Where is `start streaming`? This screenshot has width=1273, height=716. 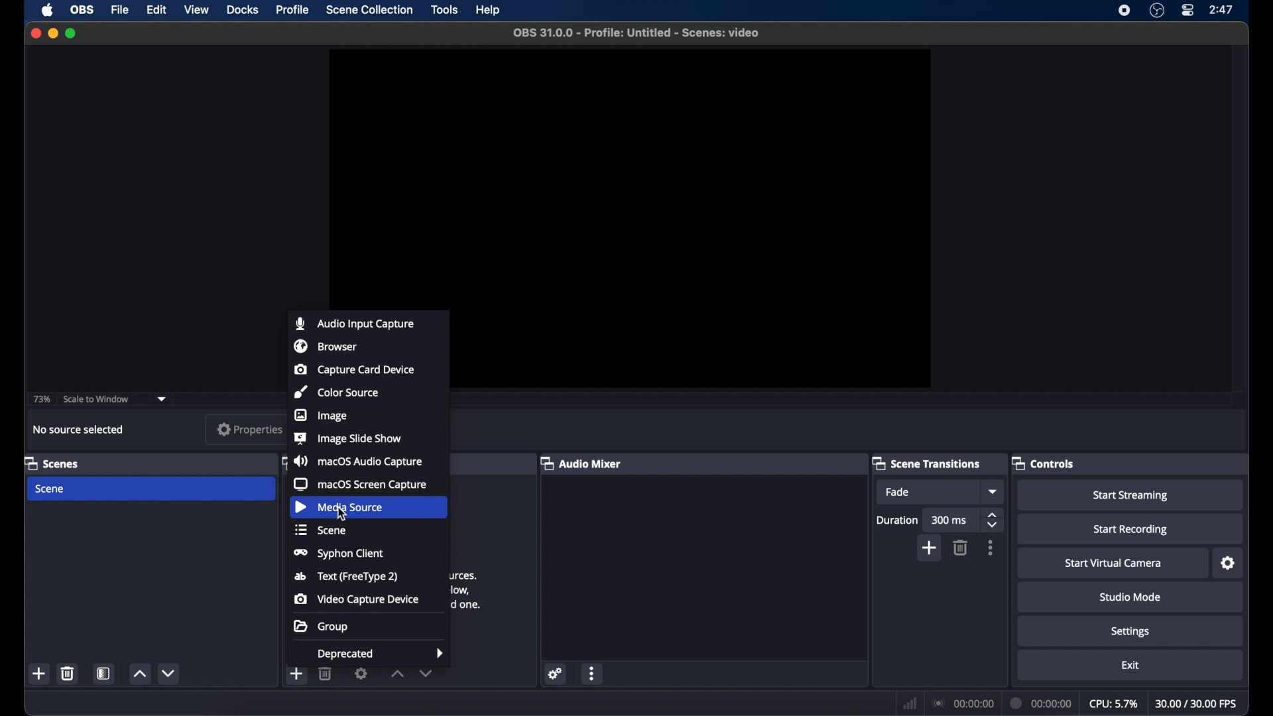 start streaming is located at coordinates (1130, 495).